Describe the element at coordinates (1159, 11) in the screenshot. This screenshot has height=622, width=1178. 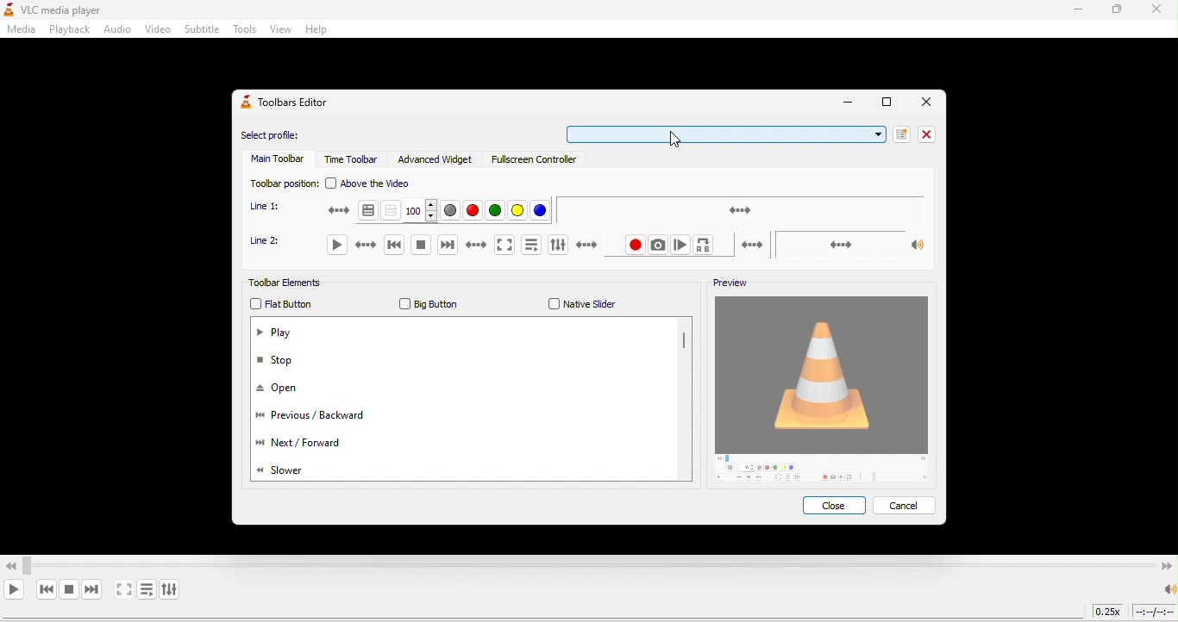
I see `close` at that location.